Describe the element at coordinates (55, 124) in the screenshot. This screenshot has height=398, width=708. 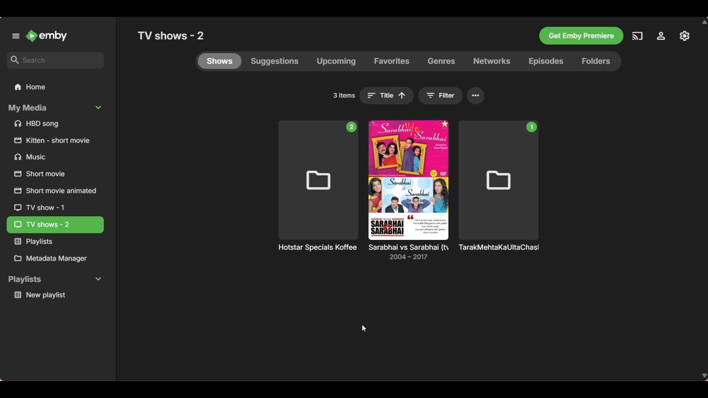
I see `Files under My Media` at that location.